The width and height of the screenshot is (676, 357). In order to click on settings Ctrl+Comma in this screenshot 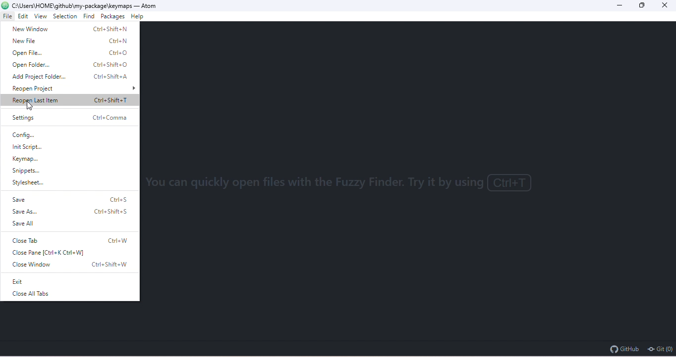, I will do `click(69, 118)`.